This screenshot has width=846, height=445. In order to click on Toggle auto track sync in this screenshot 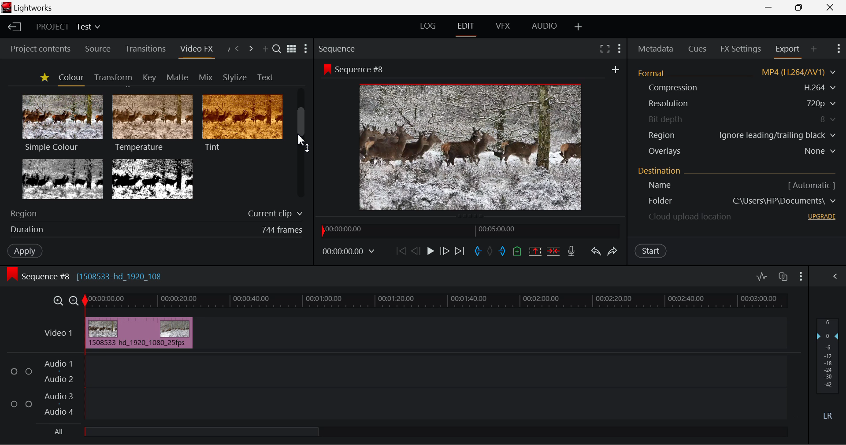, I will do `click(783, 277)`.